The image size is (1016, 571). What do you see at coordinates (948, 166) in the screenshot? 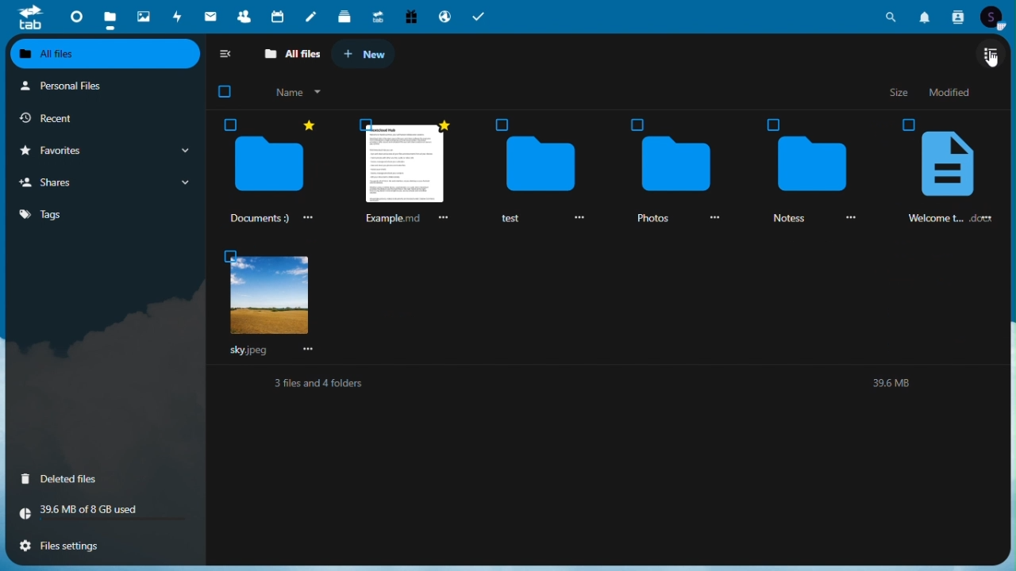
I see `file` at bounding box center [948, 166].